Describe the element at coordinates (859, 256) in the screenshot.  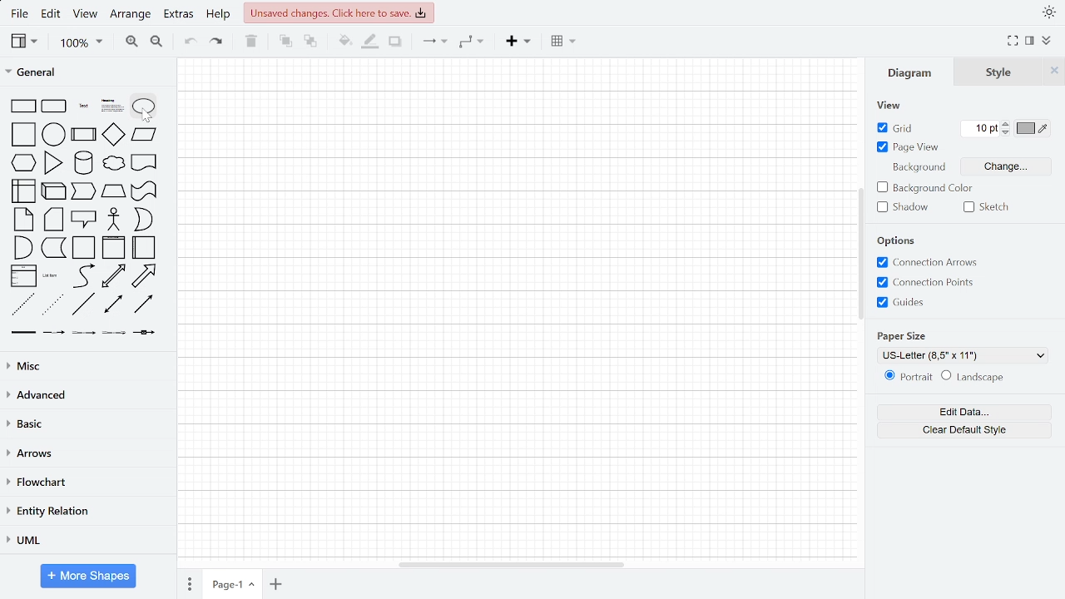
I see `Vertical scrollbar` at that location.